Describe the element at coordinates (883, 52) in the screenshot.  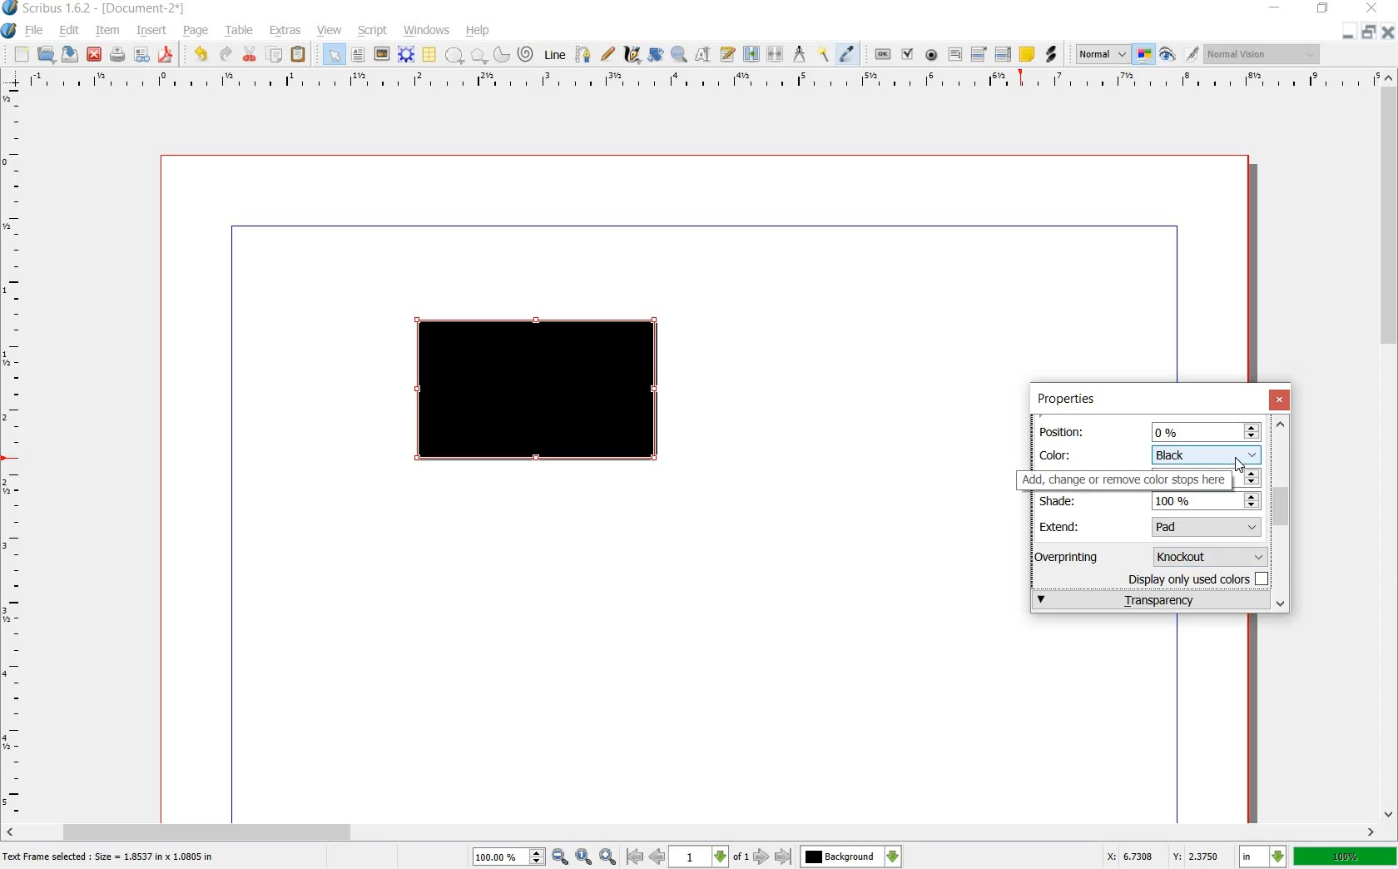
I see `pdf push button` at that location.